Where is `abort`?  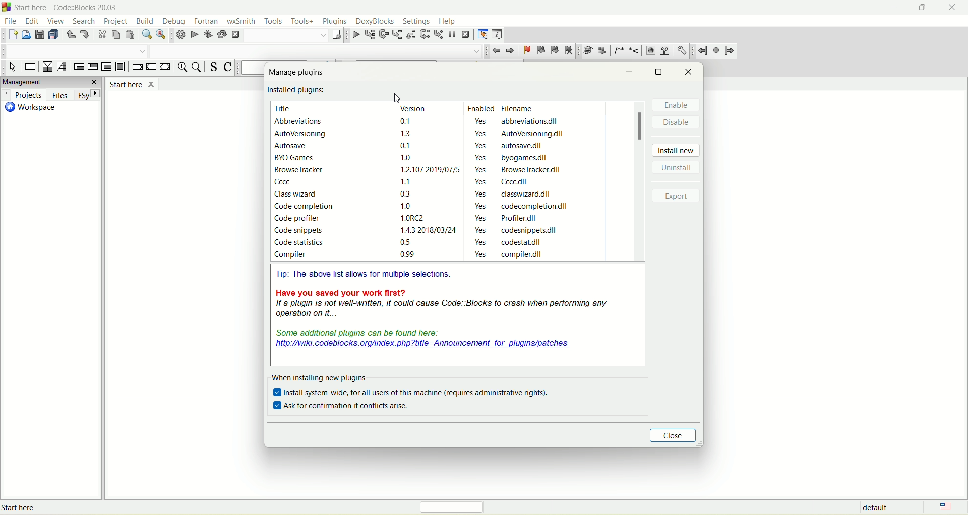
abort is located at coordinates (237, 35).